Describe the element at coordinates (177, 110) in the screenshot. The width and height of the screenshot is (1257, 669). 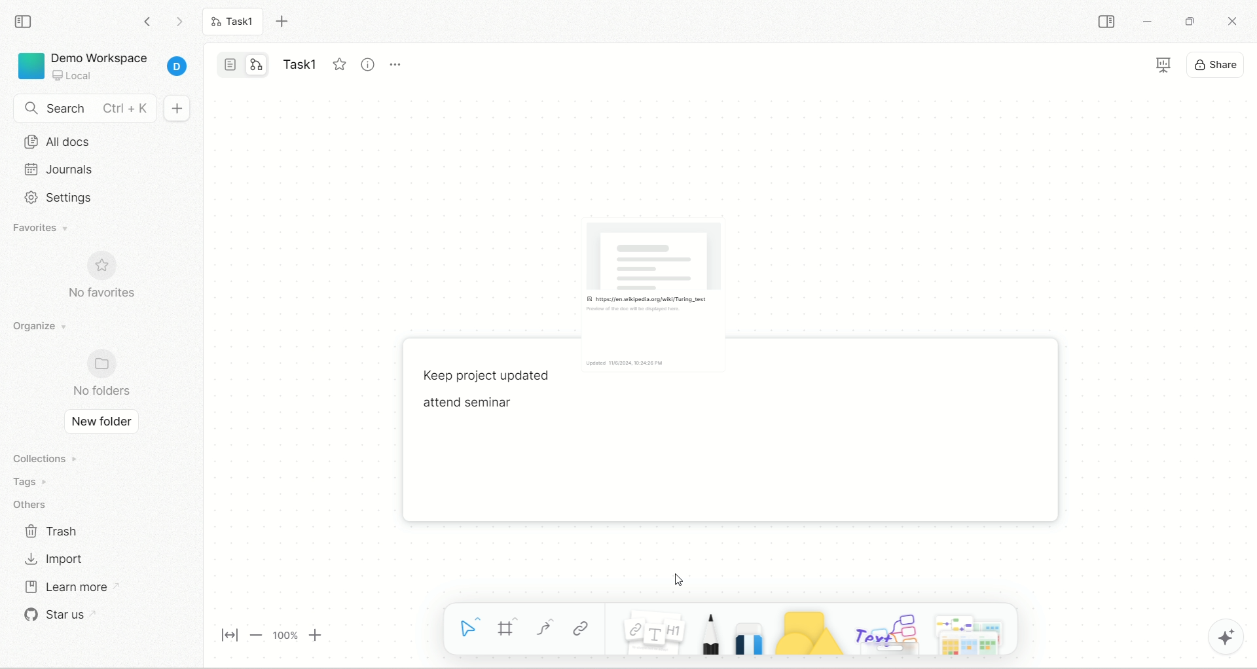
I see `new document` at that location.